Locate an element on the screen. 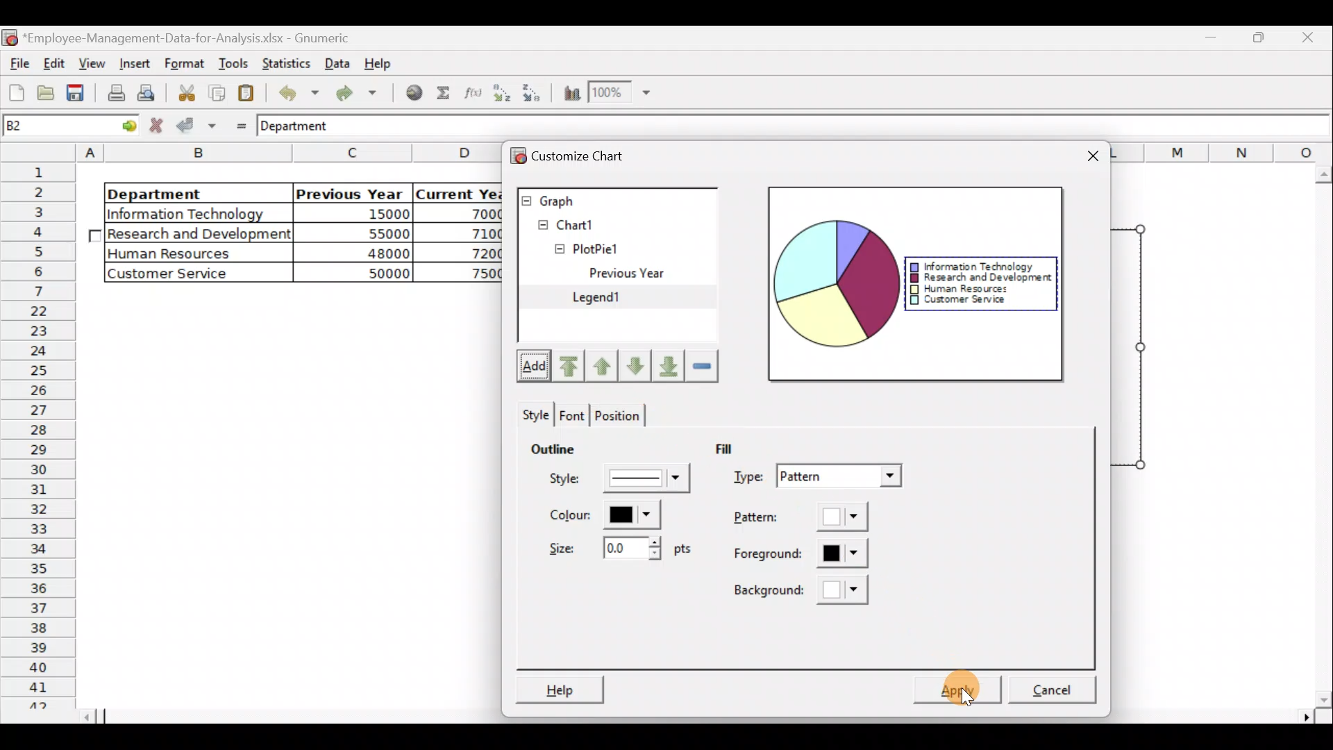 The height and width of the screenshot is (750, 1333). Department is located at coordinates (305, 127).